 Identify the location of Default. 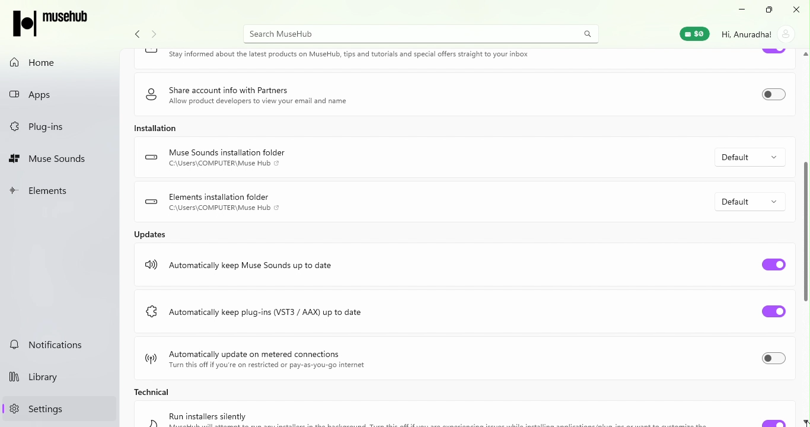
(748, 201).